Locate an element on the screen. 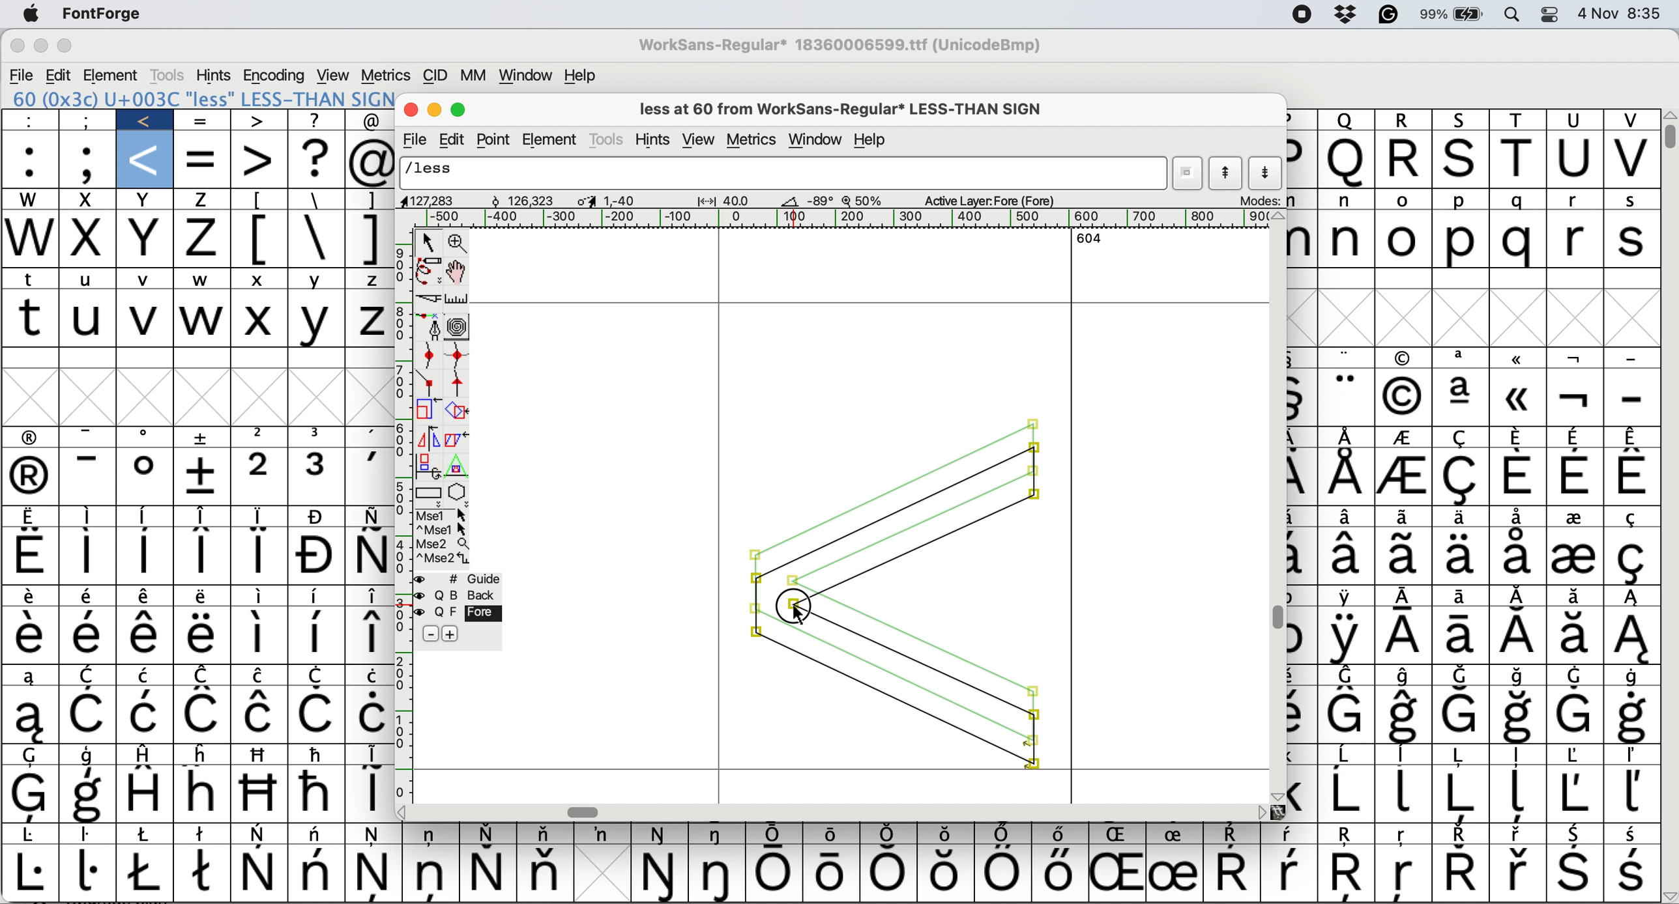 This screenshot has width=1679, height=904. 3 is located at coordinates (317, 434).